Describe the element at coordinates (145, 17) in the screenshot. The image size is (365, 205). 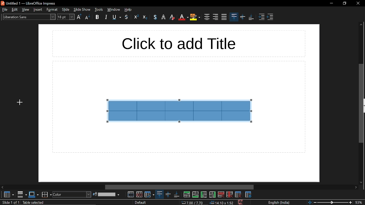
I see `eraser` at that location.